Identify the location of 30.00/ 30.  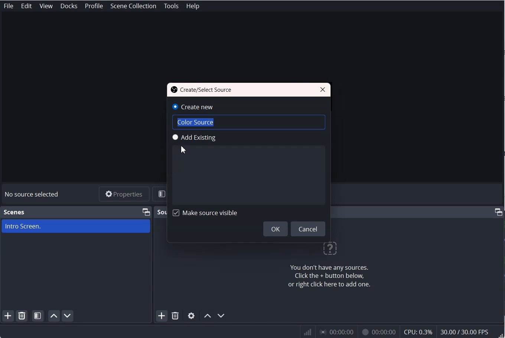
(466, 332).